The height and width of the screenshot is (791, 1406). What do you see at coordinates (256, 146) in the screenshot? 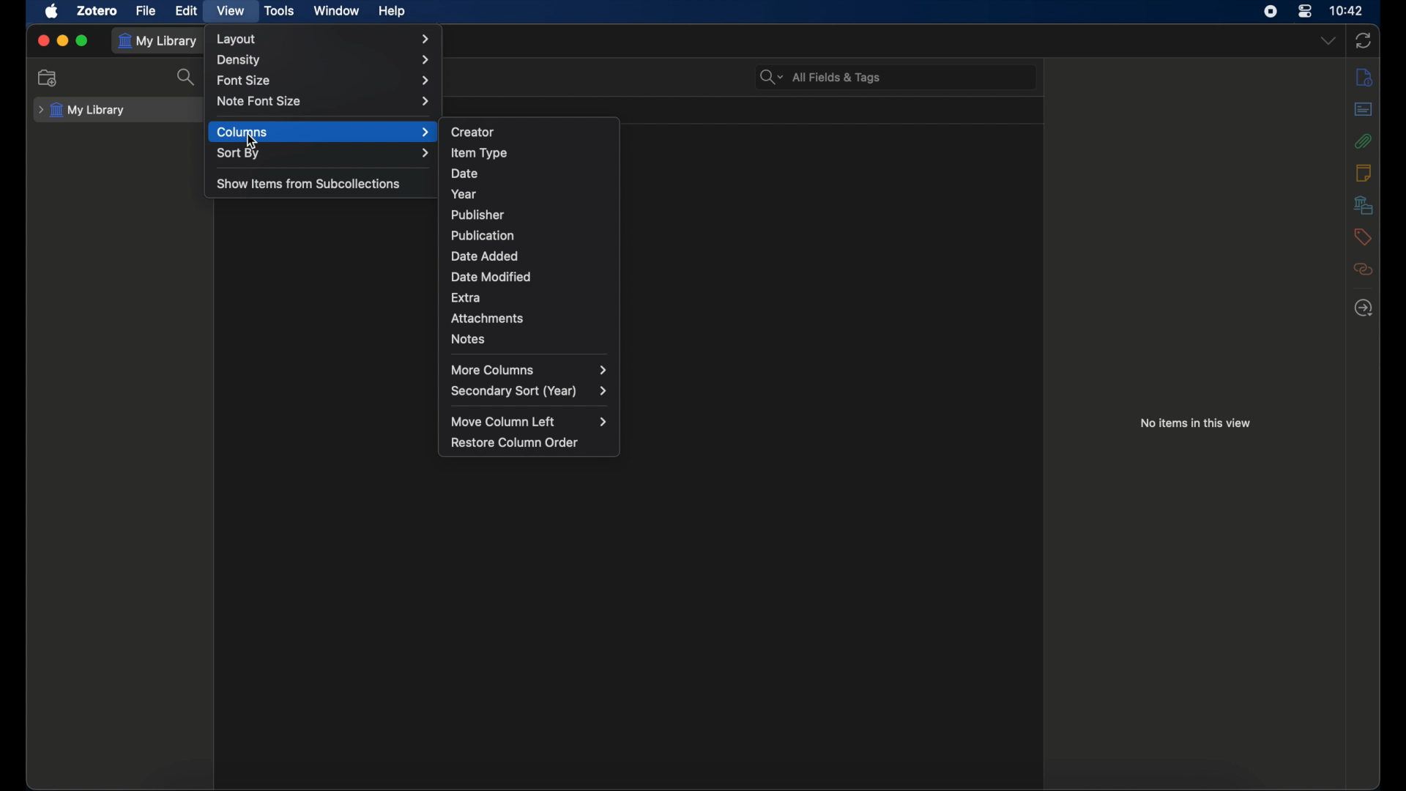
I see `Cursor` at bounding box center [256, 146].